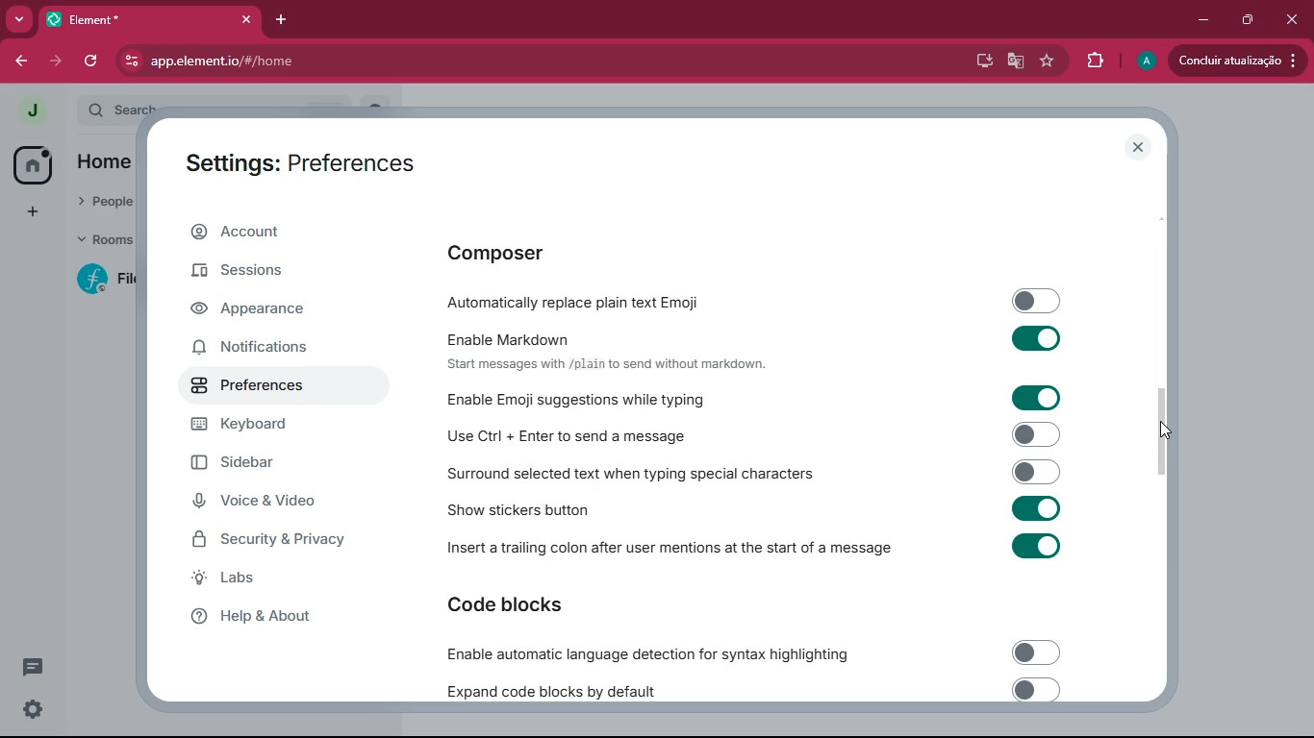 This screenshot has height=738, width=1314. I want to click on app.element.io/#/home, so click(336, 61).